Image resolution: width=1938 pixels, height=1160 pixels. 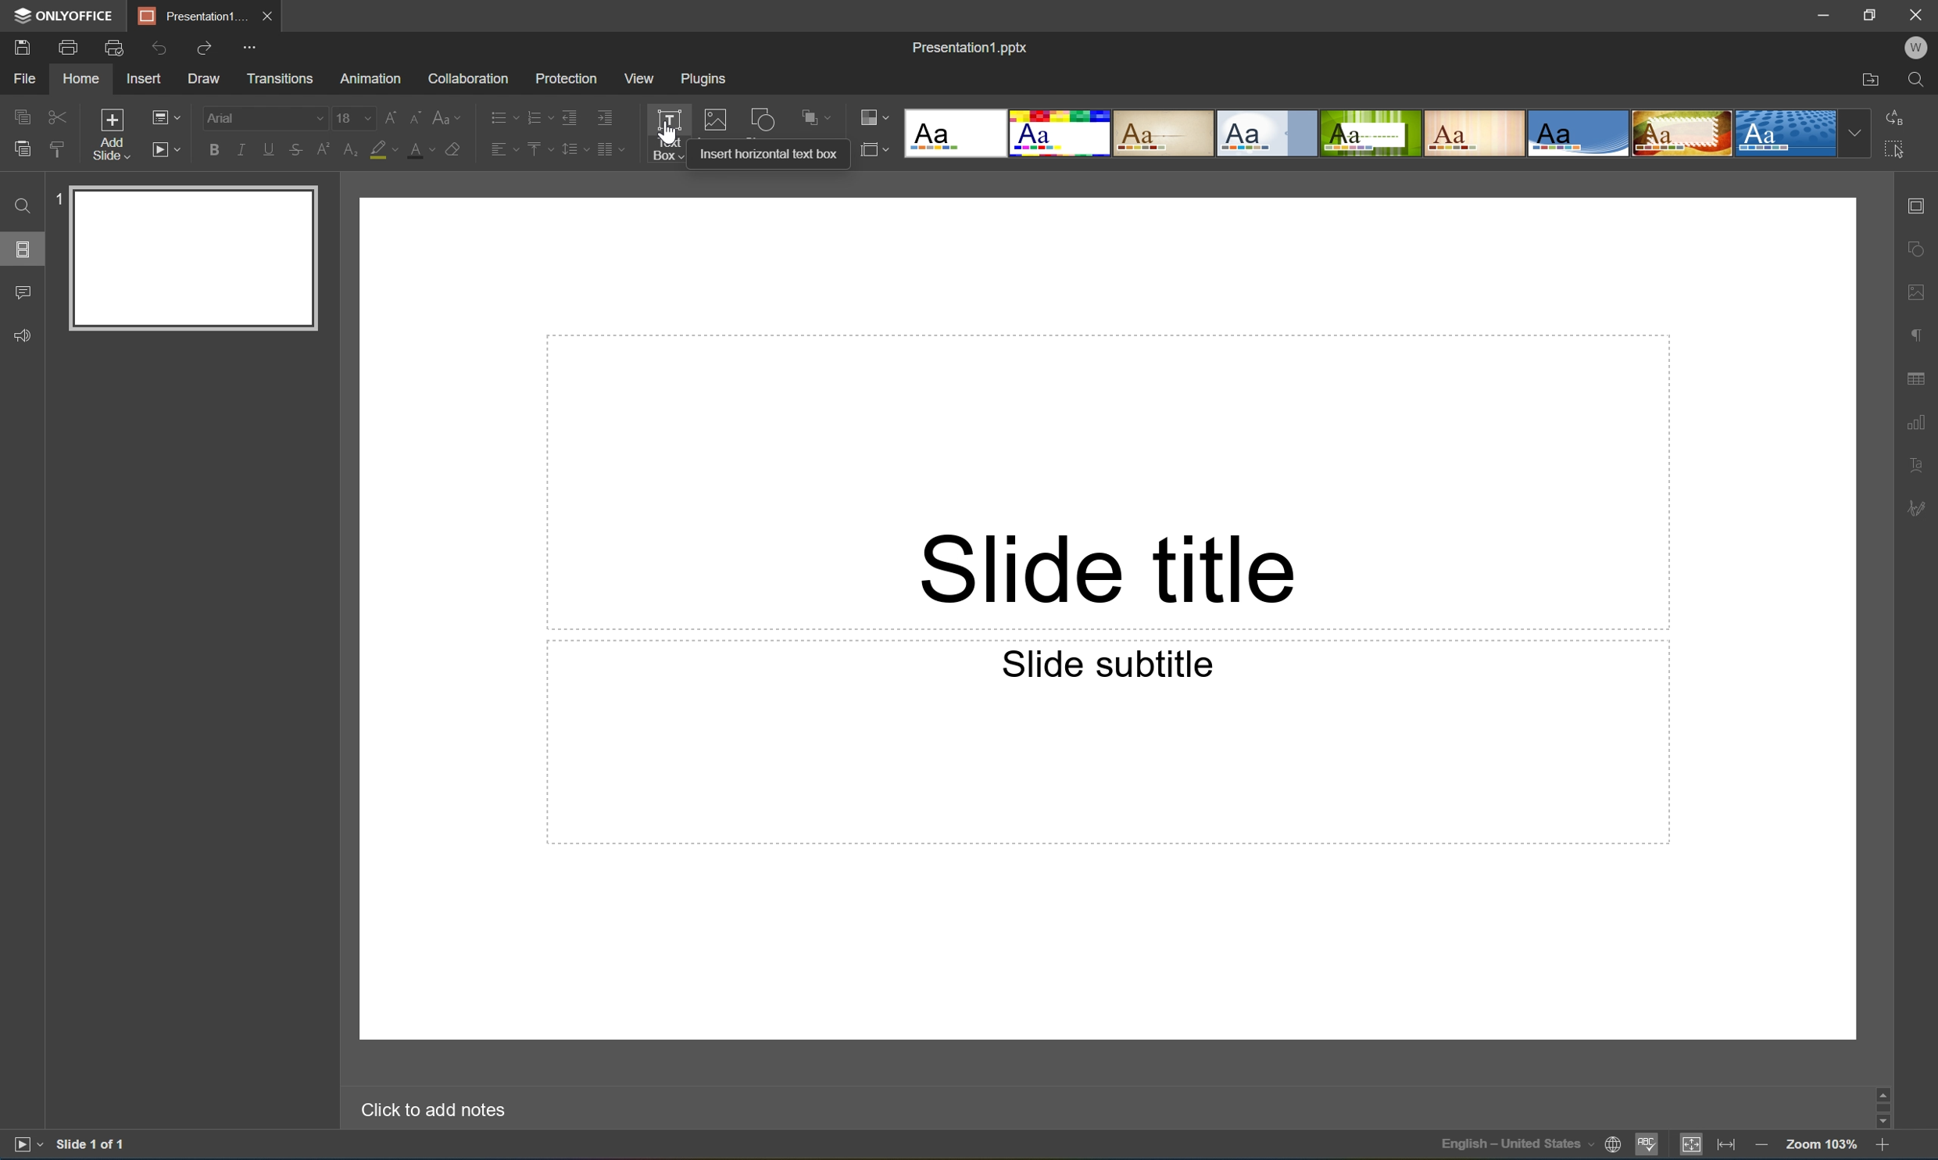 I want to click on Collaboration, so click(x=465, y=77).